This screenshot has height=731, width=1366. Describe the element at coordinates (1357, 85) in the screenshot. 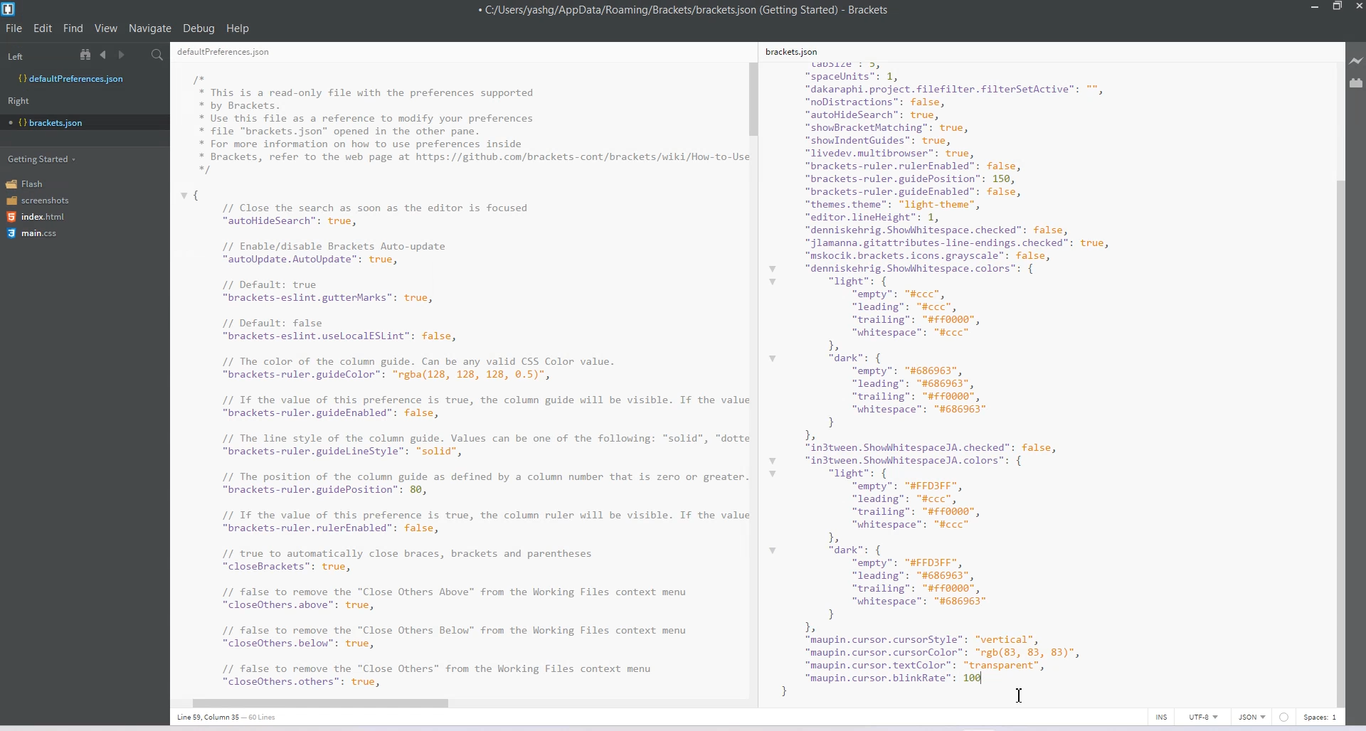

I see `Extension Manager` at that location.